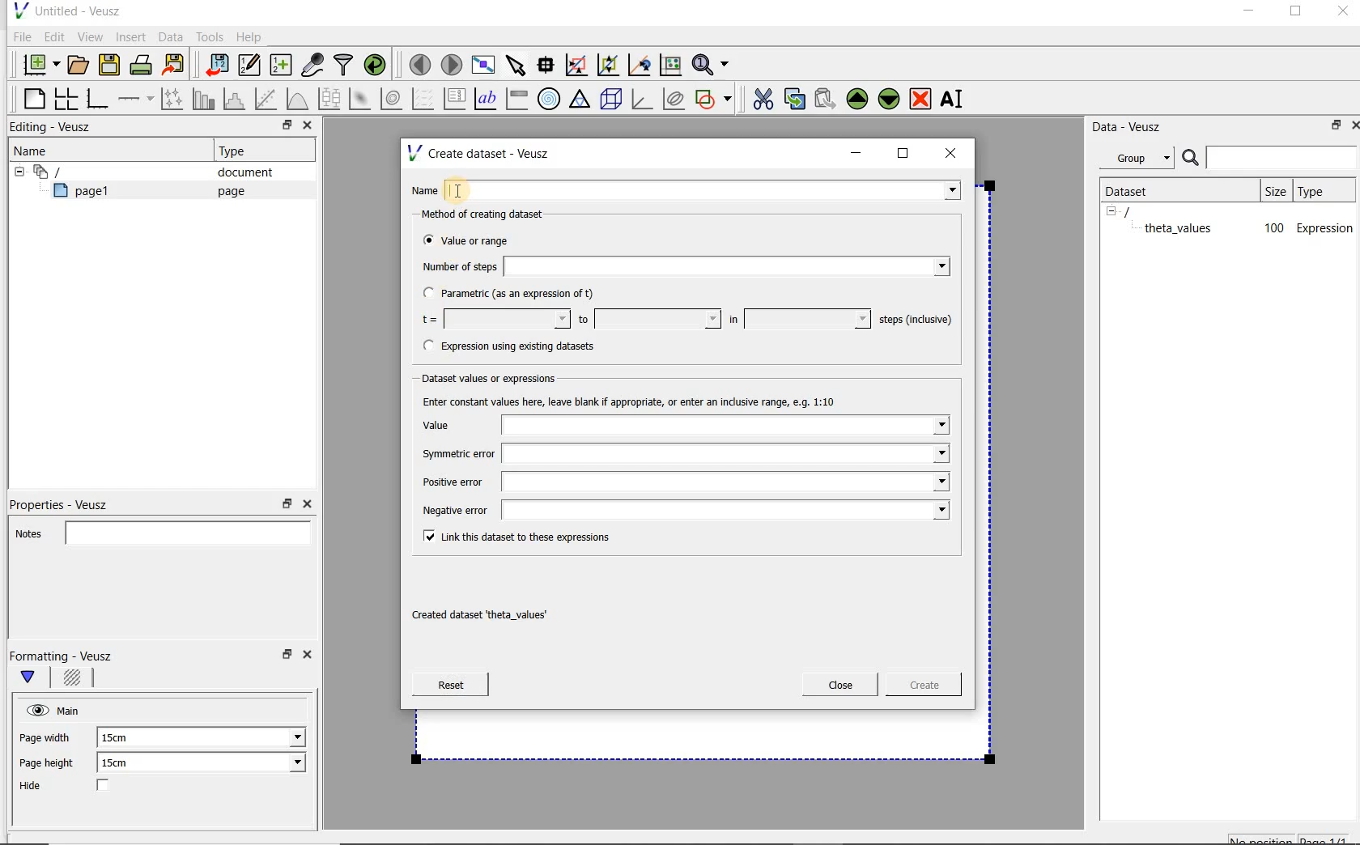  Describe the element at coordinates (172, 36) in the screenshot. I see `Data` at that location.